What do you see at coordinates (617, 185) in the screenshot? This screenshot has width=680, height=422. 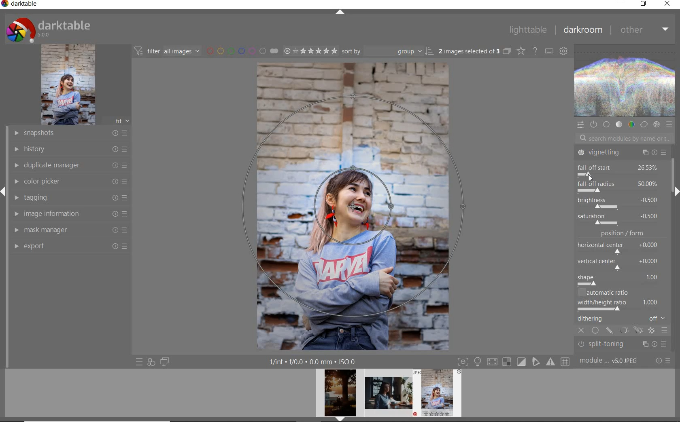 I see `fall-off radius` at bounding box center [617, 185].